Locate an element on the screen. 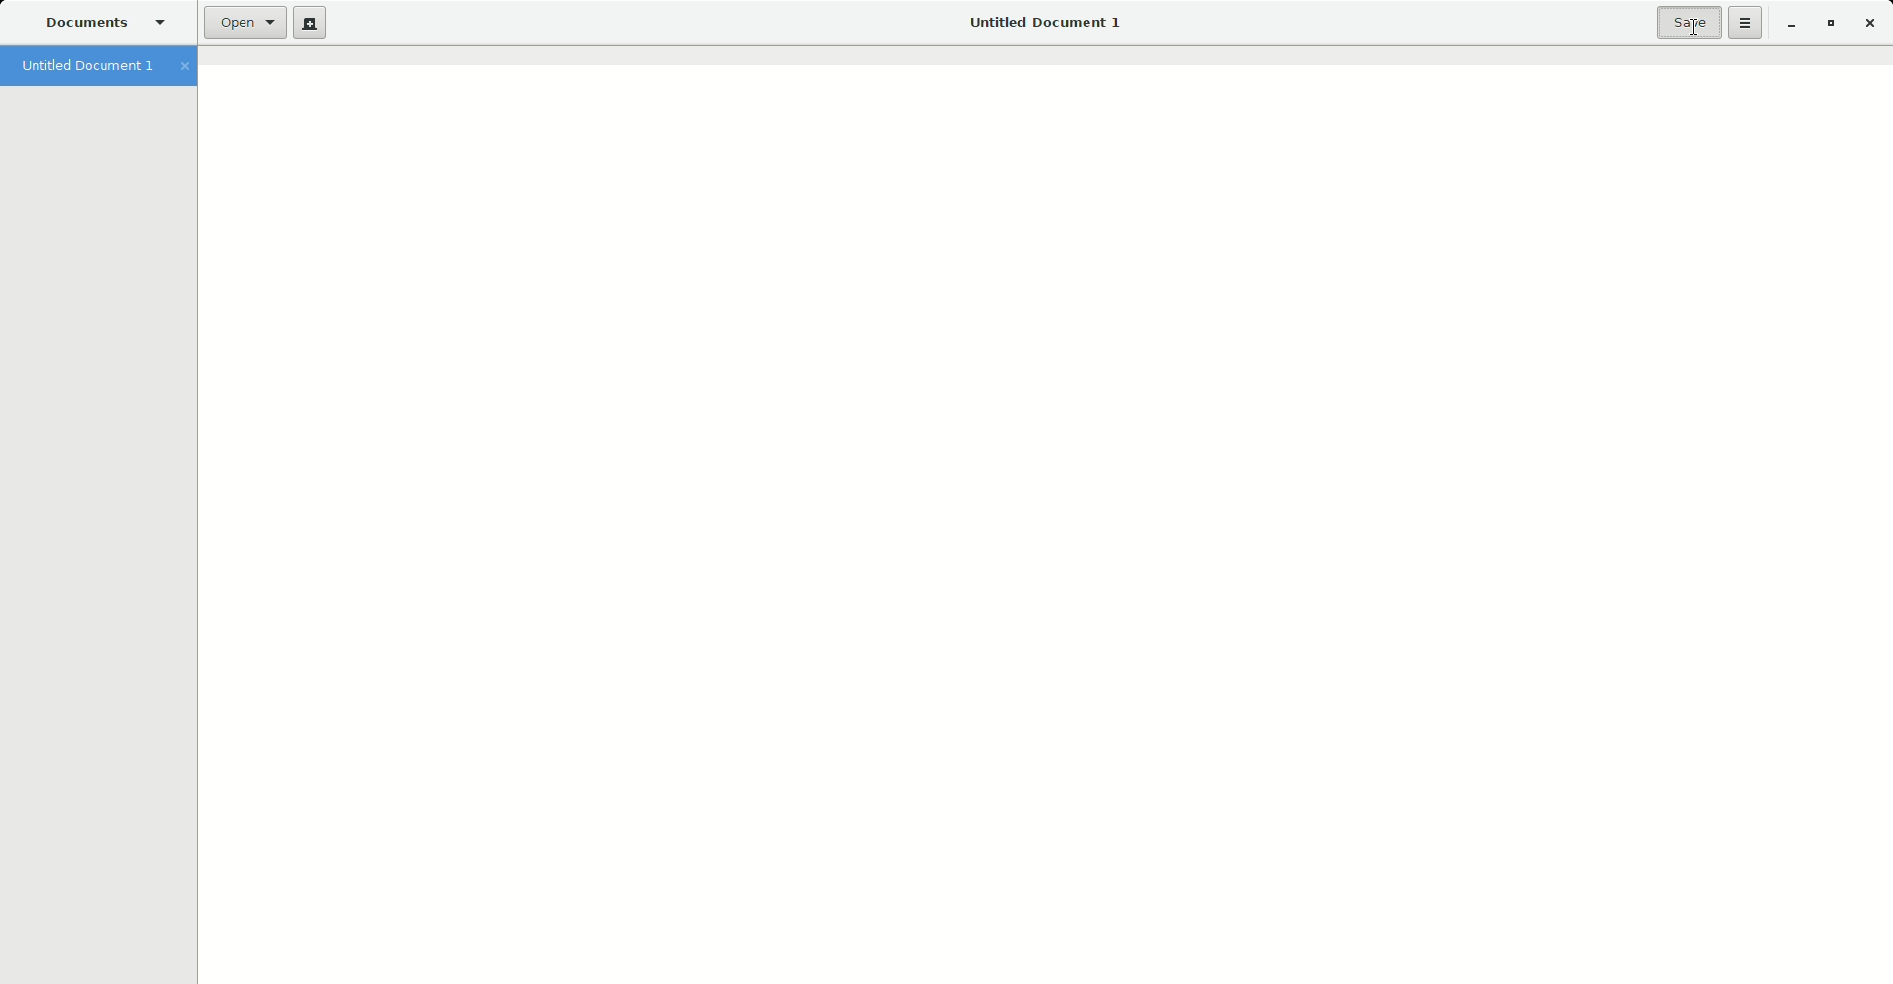 This screenshot has height=984, width=1893. Untitled Document 1 is located at coordinates (1045, 24).